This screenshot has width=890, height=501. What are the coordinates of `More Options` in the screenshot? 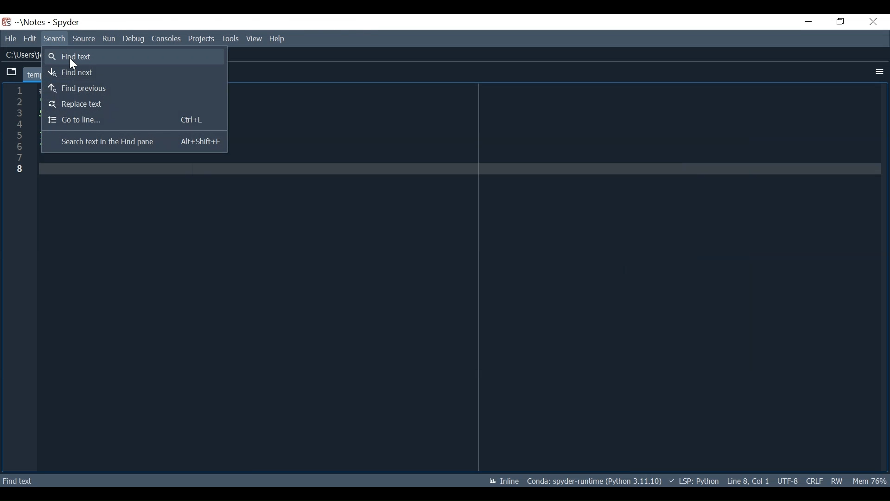 It's located at (879, 70).